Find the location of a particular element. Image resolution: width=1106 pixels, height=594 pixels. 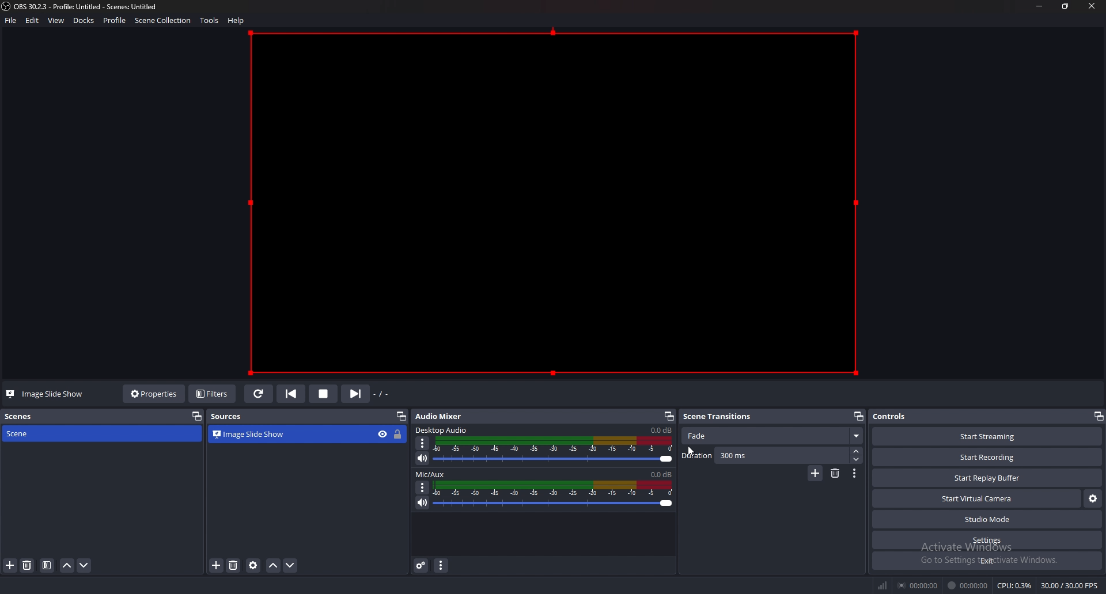

recording time is located at coordinates (968, 584).